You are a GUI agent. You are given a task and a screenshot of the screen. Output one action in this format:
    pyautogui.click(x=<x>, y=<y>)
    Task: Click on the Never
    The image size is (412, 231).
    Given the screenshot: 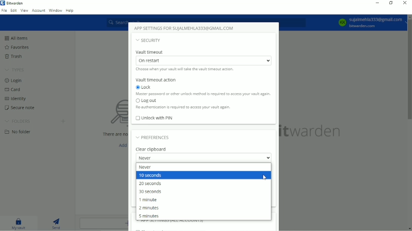 What is the action you would take?
    pyautogui.click(x=203, y=158)
    